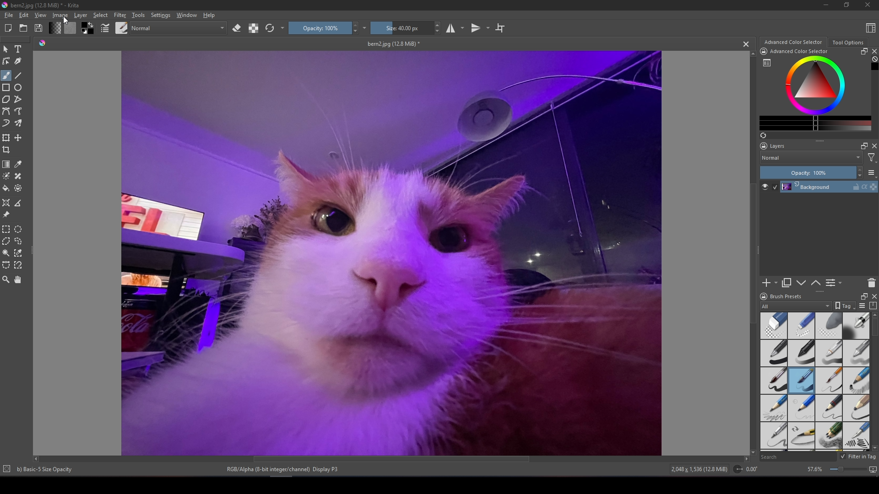 The width and height of the screenshot is (879, 494). What do you see at coordinates (23, 27) in the screenshot?
I see `Open existing document` at bounding box center [23, 27].